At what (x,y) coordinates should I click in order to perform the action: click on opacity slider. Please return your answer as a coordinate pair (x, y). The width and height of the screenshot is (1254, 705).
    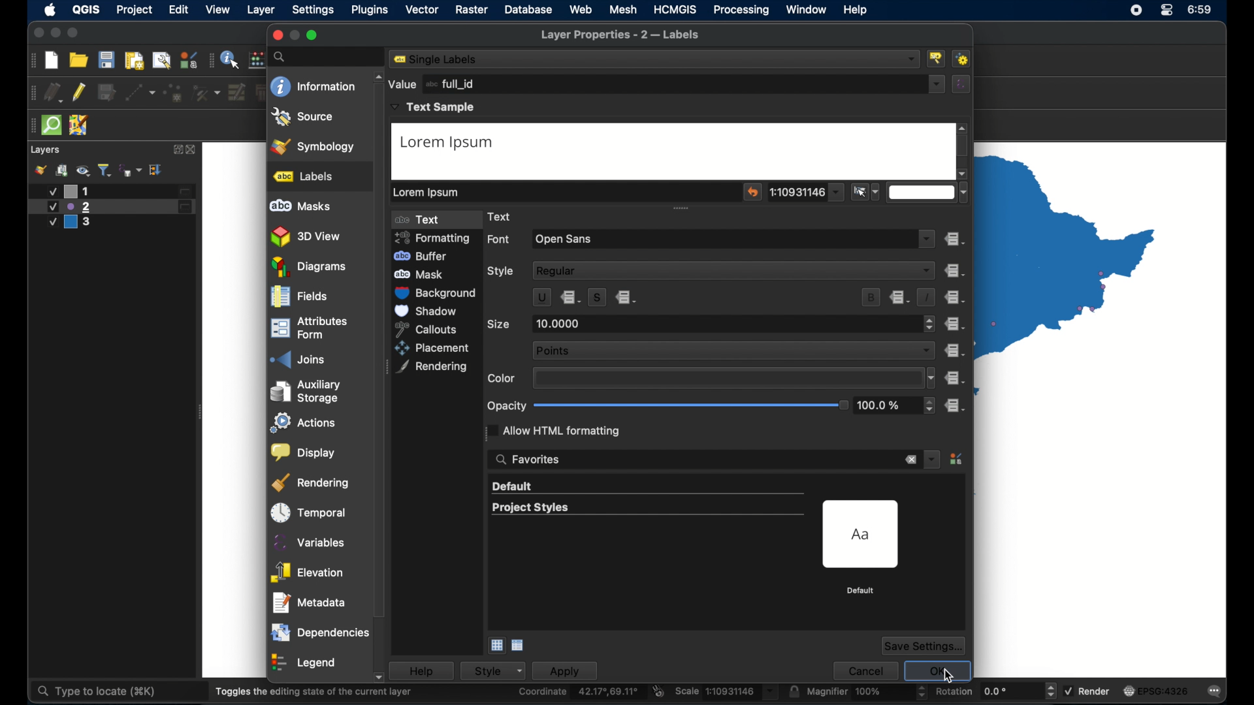
    Looking at the image, I should click on (691, 405).